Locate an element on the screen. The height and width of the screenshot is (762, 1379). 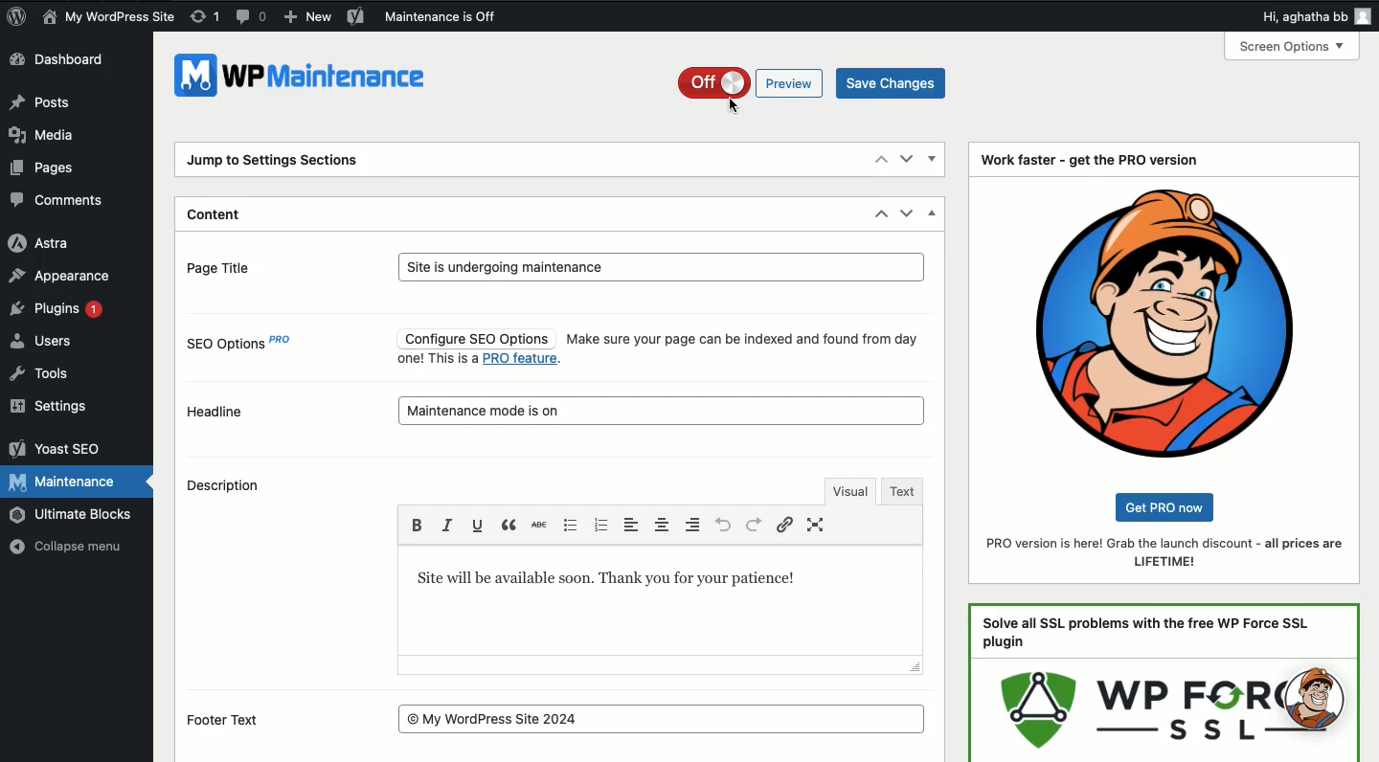
Posts is located at coordinates (40, 101).